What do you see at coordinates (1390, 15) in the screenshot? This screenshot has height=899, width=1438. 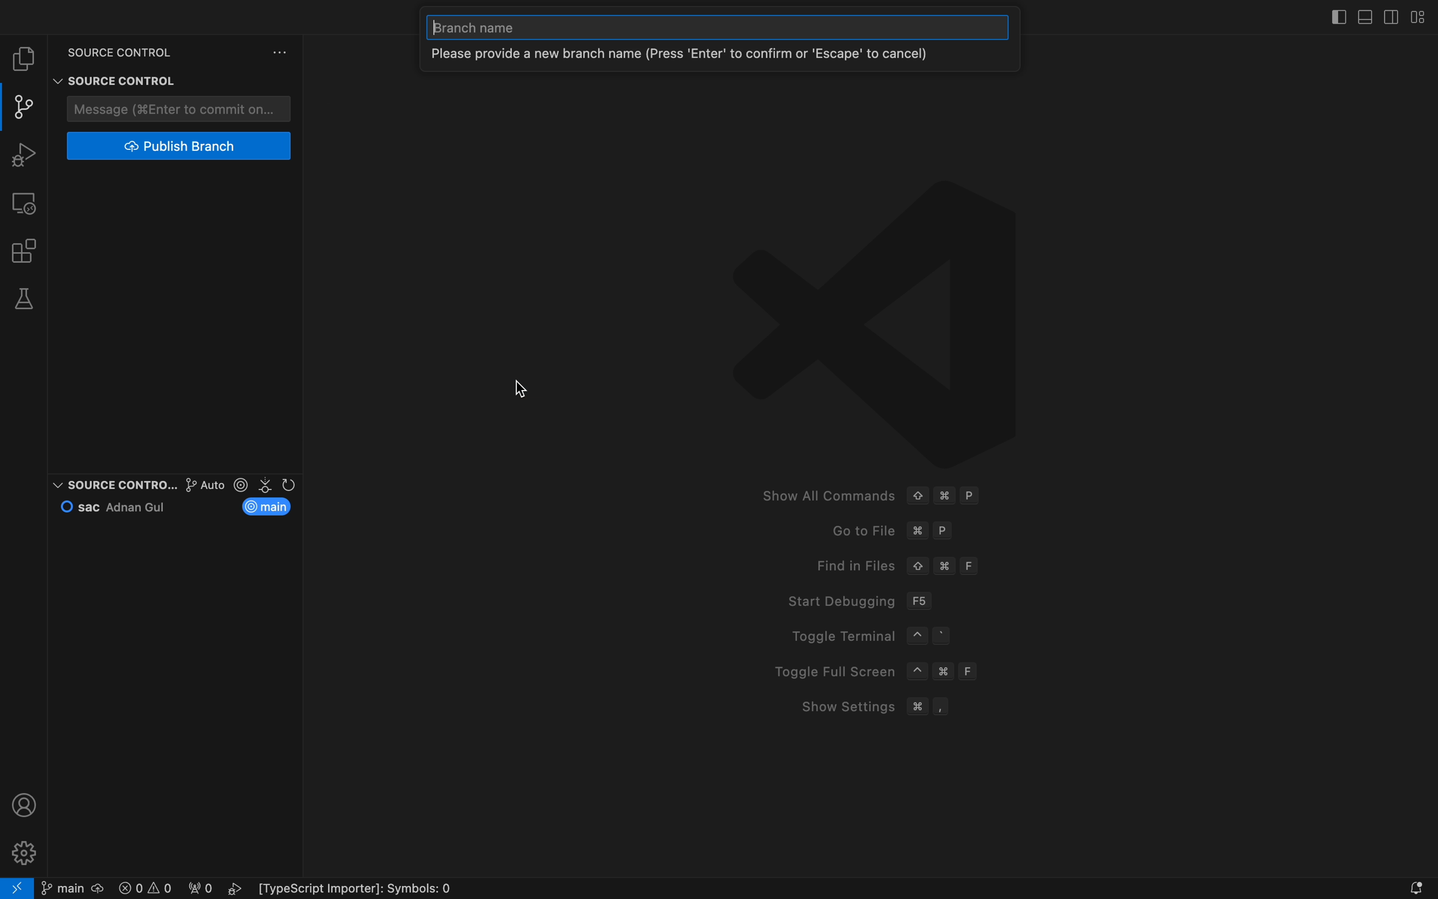 I see `toggle secondary bar` at bounding box center [1390, 15].